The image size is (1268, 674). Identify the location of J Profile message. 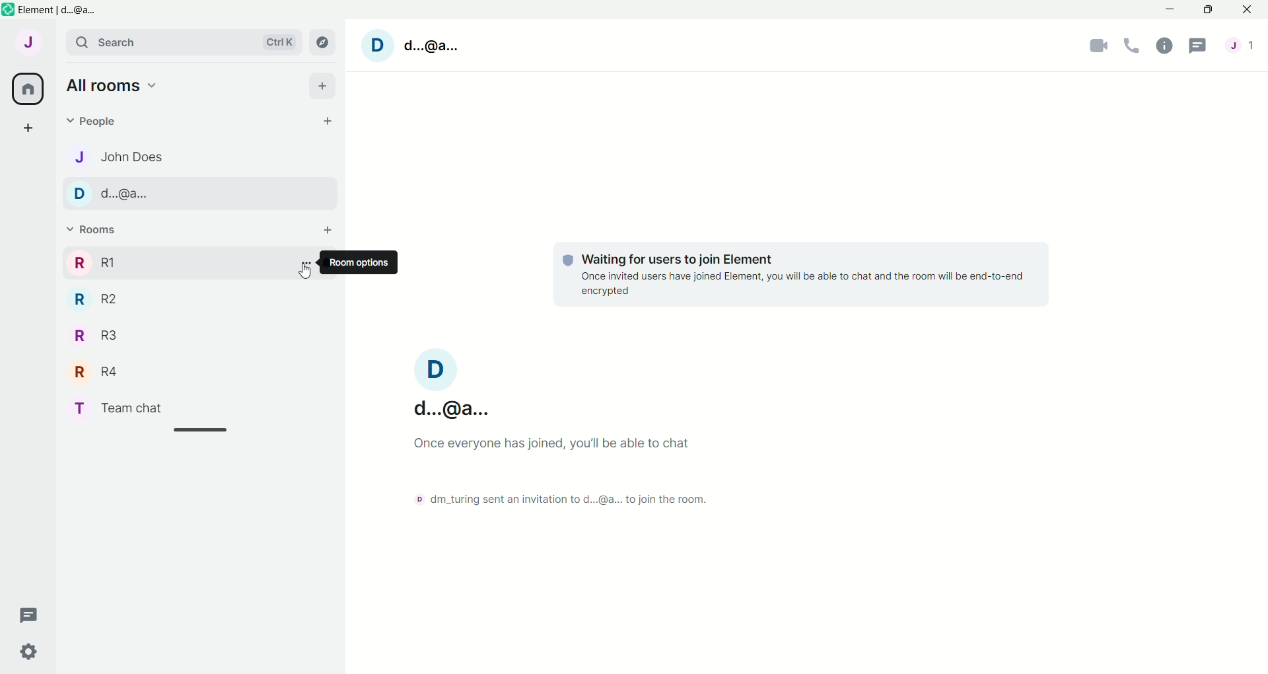
(1243, 47).